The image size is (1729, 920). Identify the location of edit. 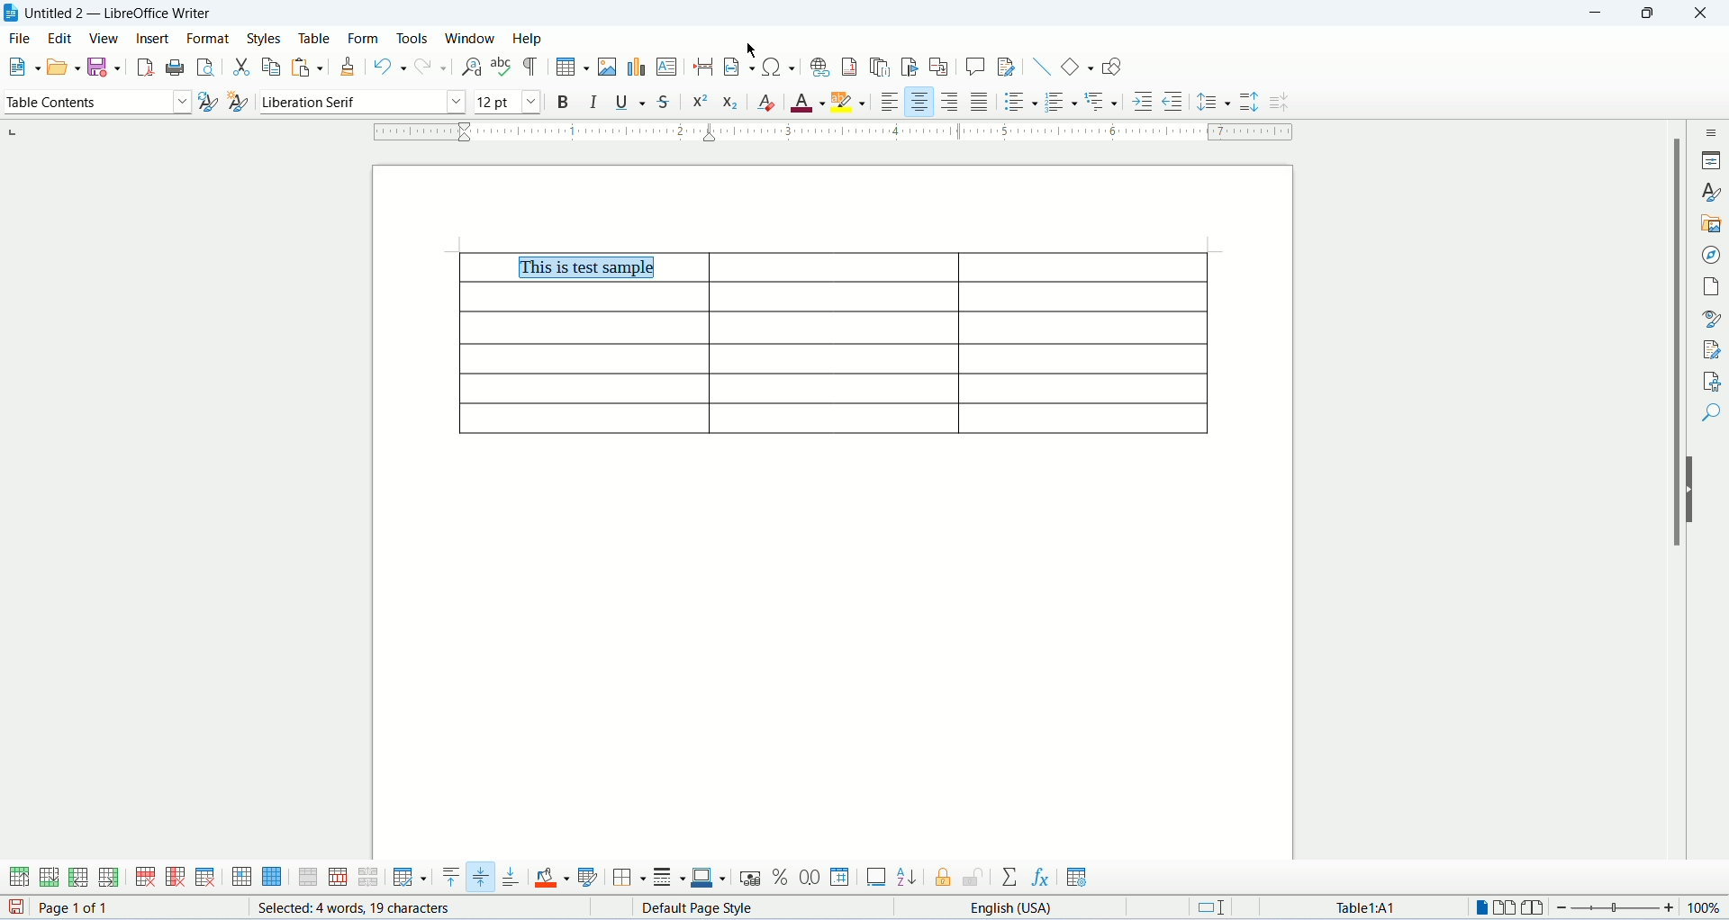
(61, 38).